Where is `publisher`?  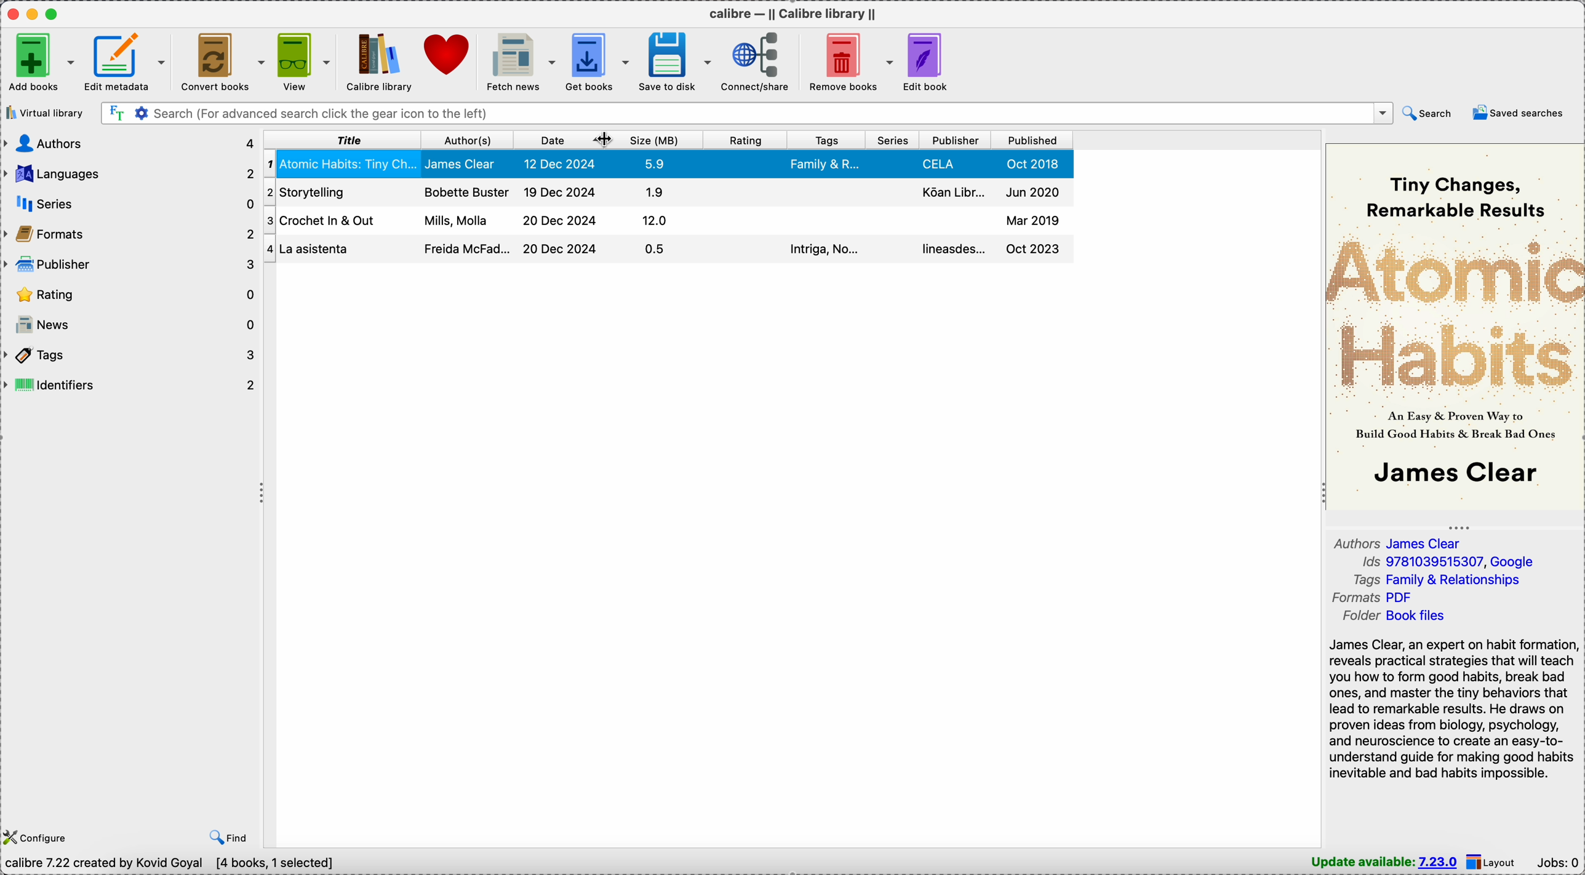 publisher is located at coordinates (132, 265).